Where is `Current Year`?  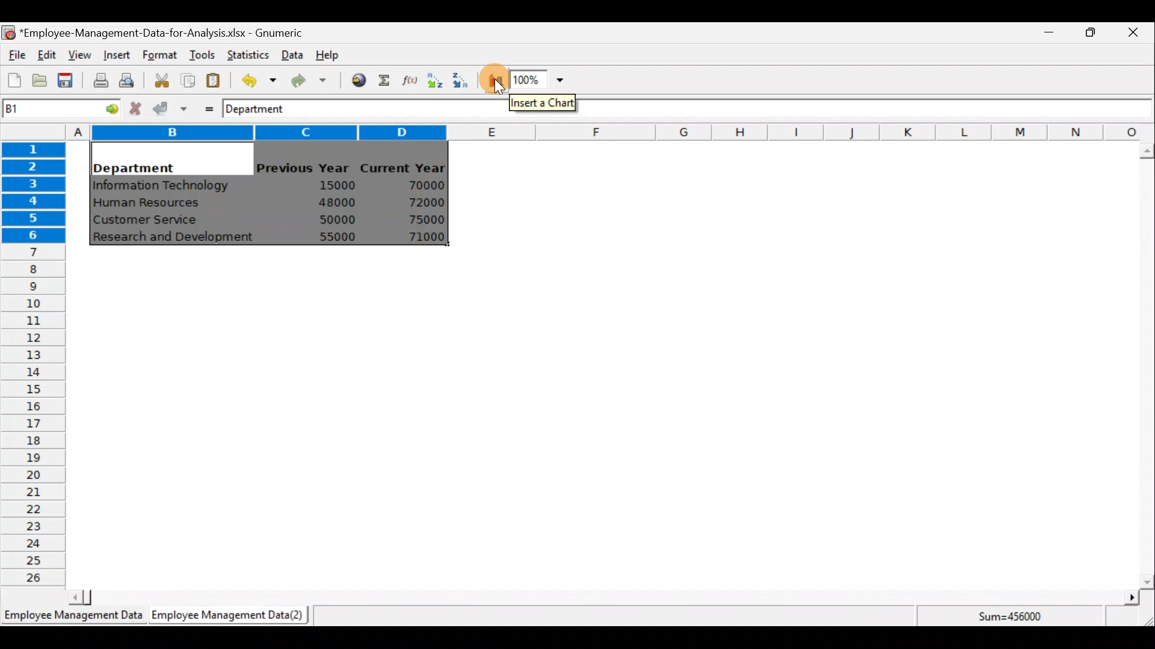
Current Year is located at coordinates (405, 166).